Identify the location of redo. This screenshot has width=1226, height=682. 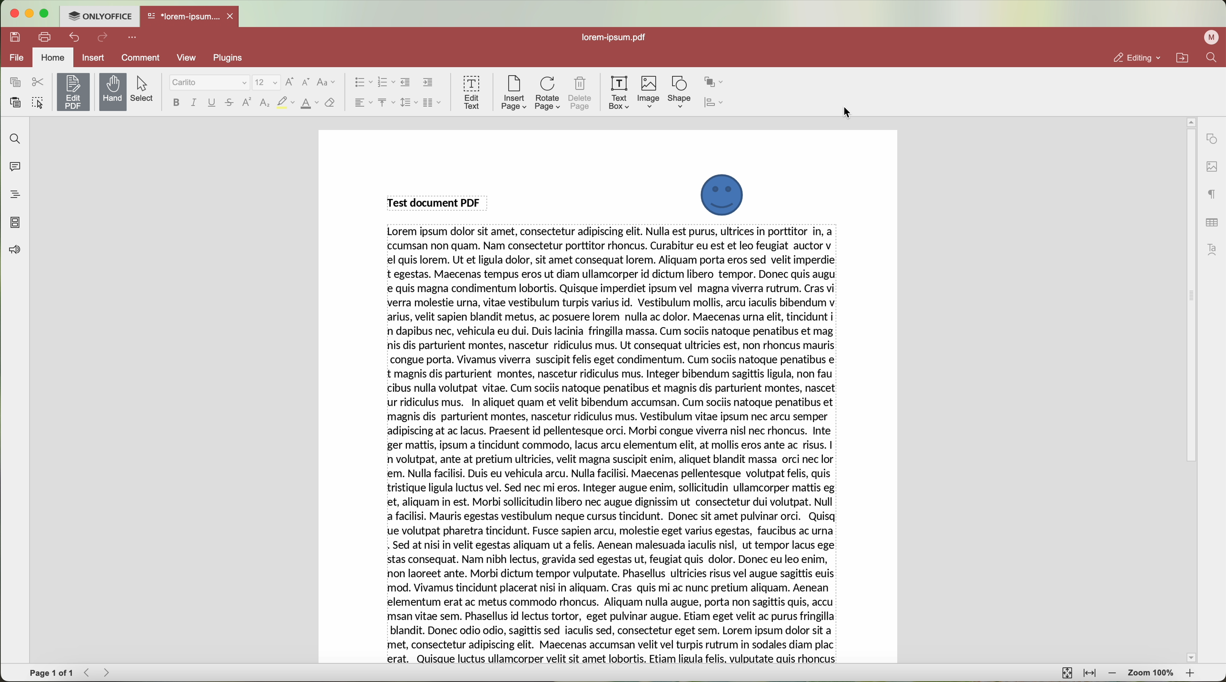
(104, 39).